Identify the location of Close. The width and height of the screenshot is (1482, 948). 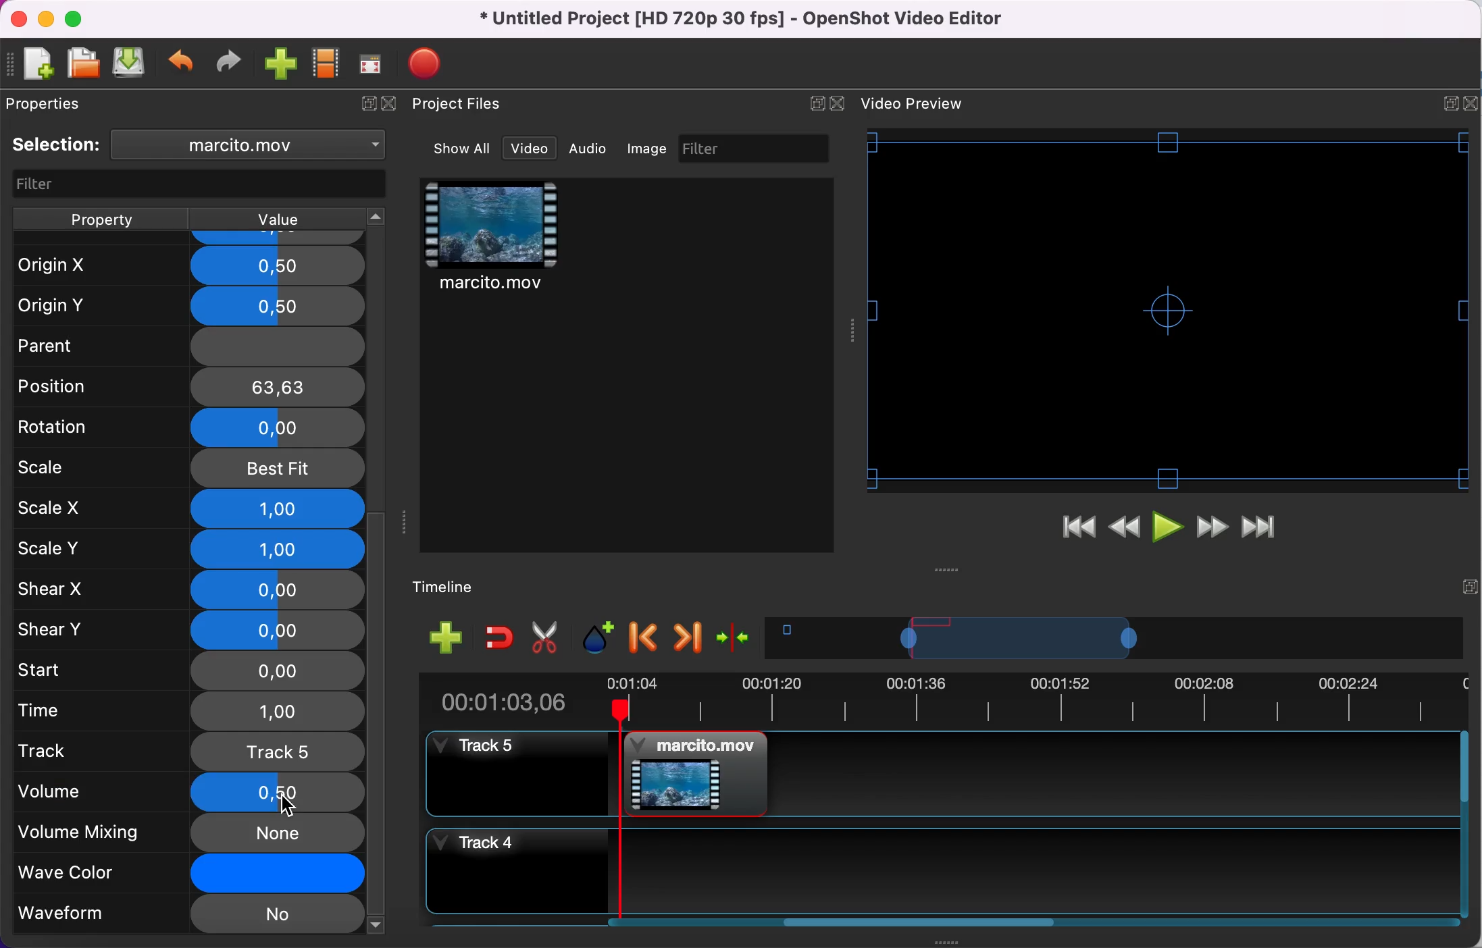
(1470, 103).